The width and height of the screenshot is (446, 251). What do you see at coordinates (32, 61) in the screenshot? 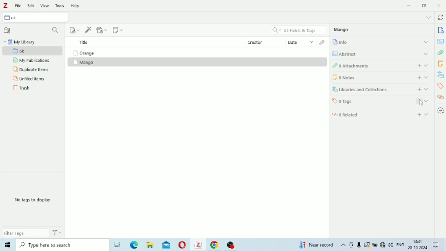
I see `My Publications` at bounding box center [32, 61].